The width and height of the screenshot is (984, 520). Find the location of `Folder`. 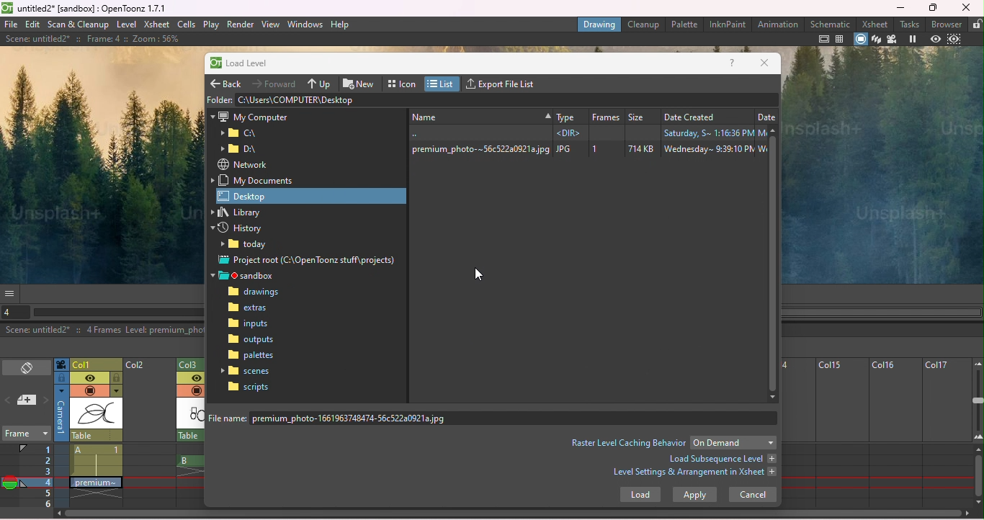

Folder is located at coordinates (243, 149).